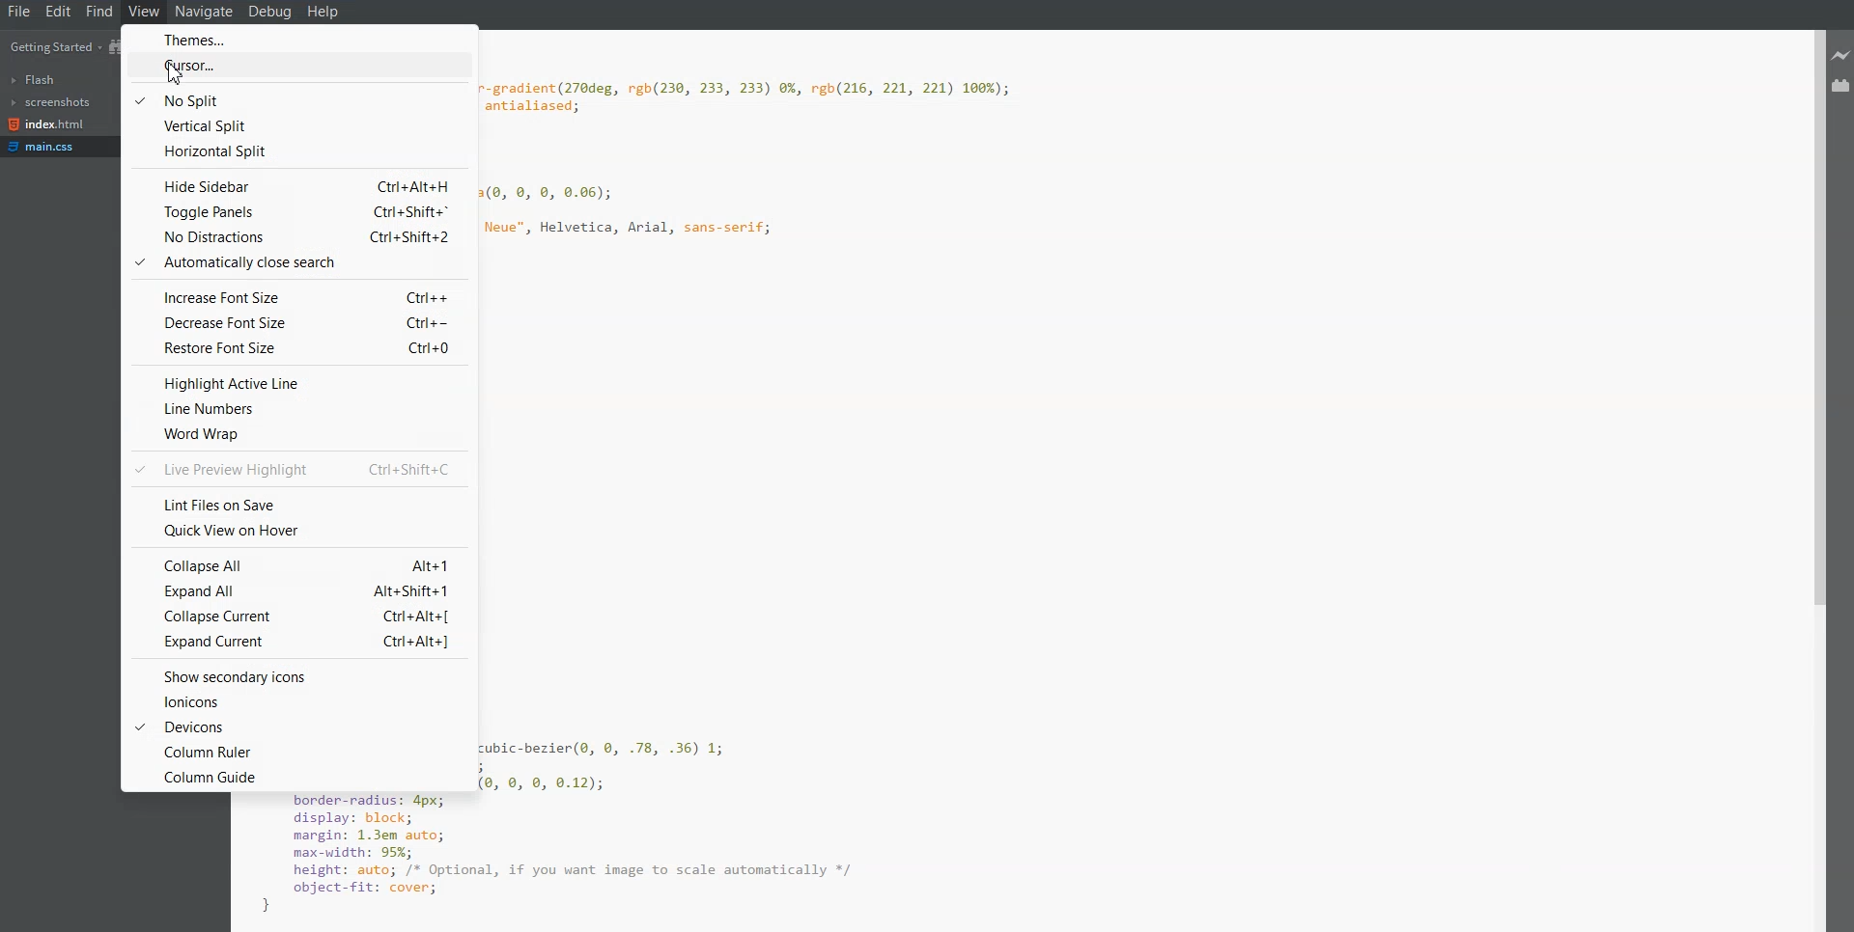 The width and height of the screenshot is (1854, 932). I want to click on Live Preview Highlight, so click(301, 468).